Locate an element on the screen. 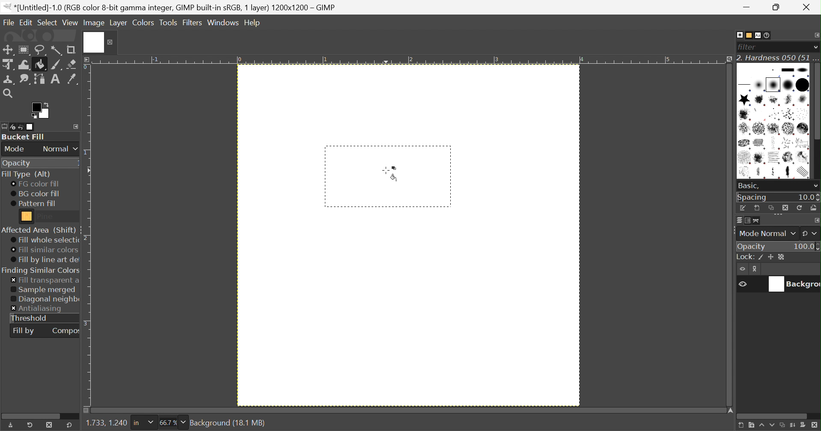 The width and height of the screenshot is (821, 431). Grunge is located at coordinates (760, 158).